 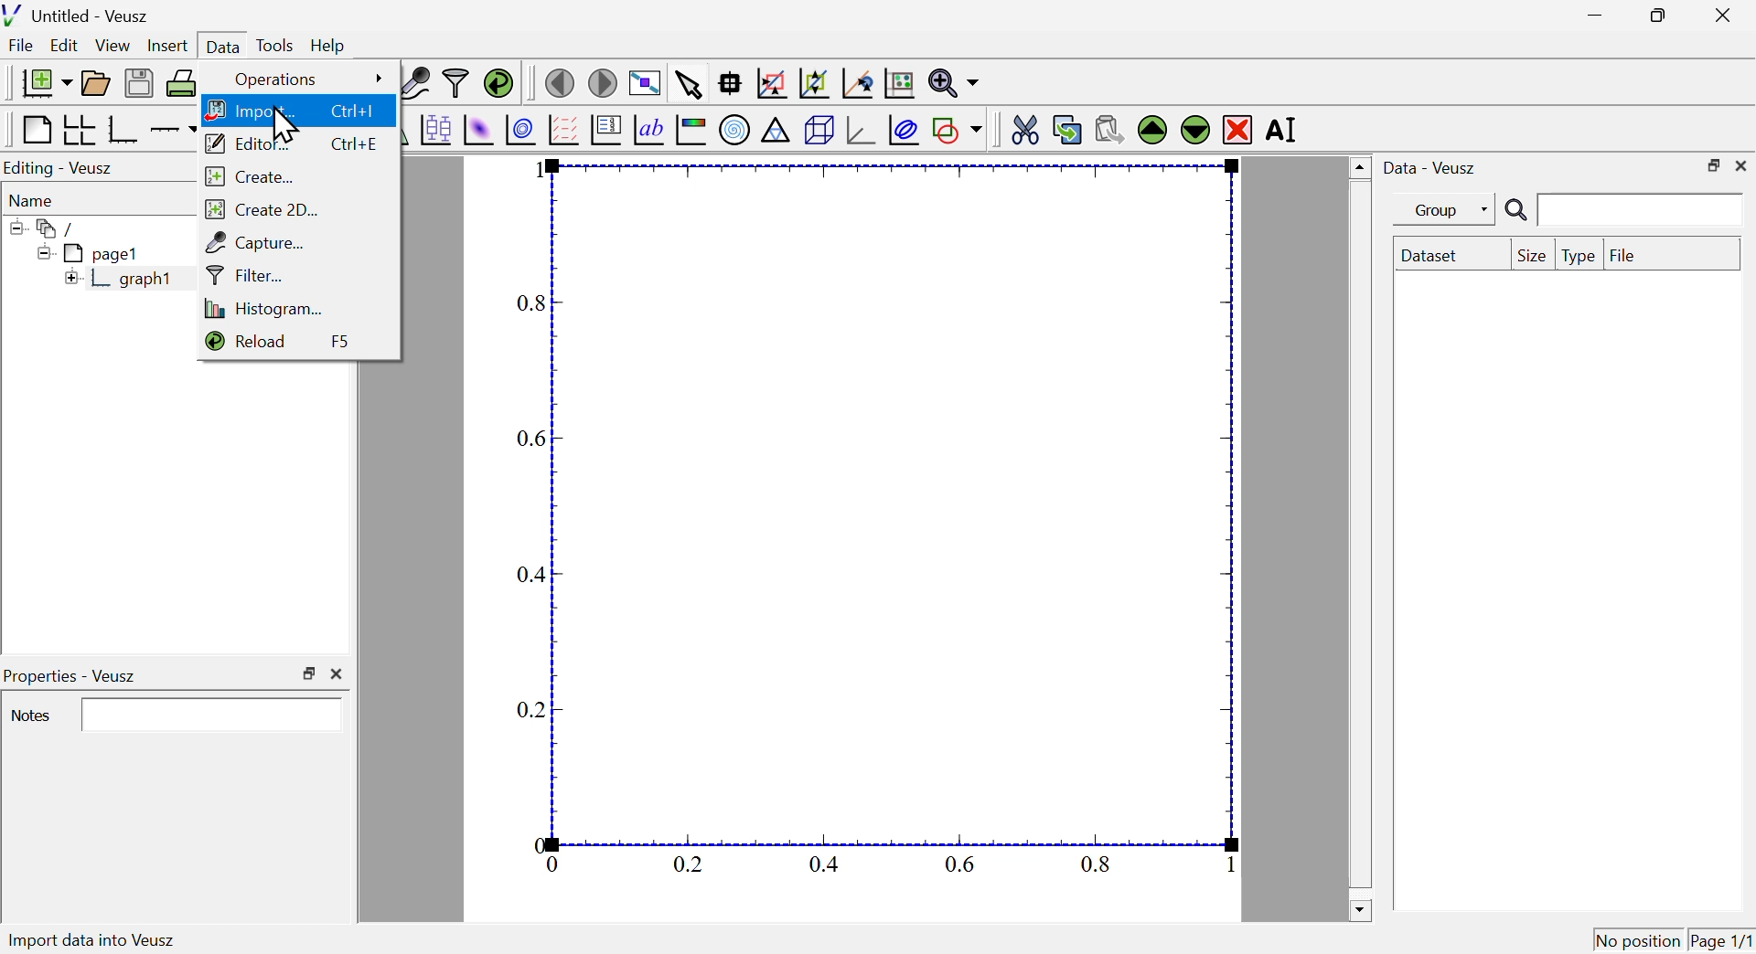 What do you see at coordinates (1359, 538) in the screenshot?
I see `scrollbar` at bounding box center [1359, 538].